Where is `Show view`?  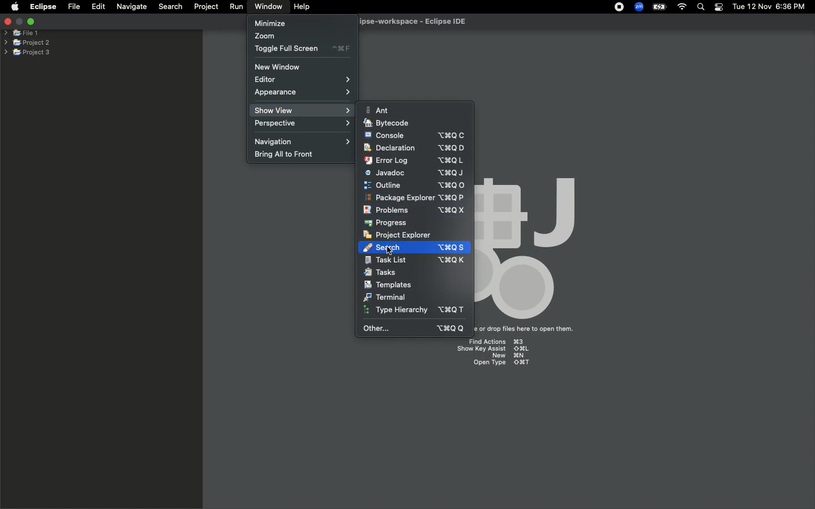
Show view is located at coordinates (302, 110).